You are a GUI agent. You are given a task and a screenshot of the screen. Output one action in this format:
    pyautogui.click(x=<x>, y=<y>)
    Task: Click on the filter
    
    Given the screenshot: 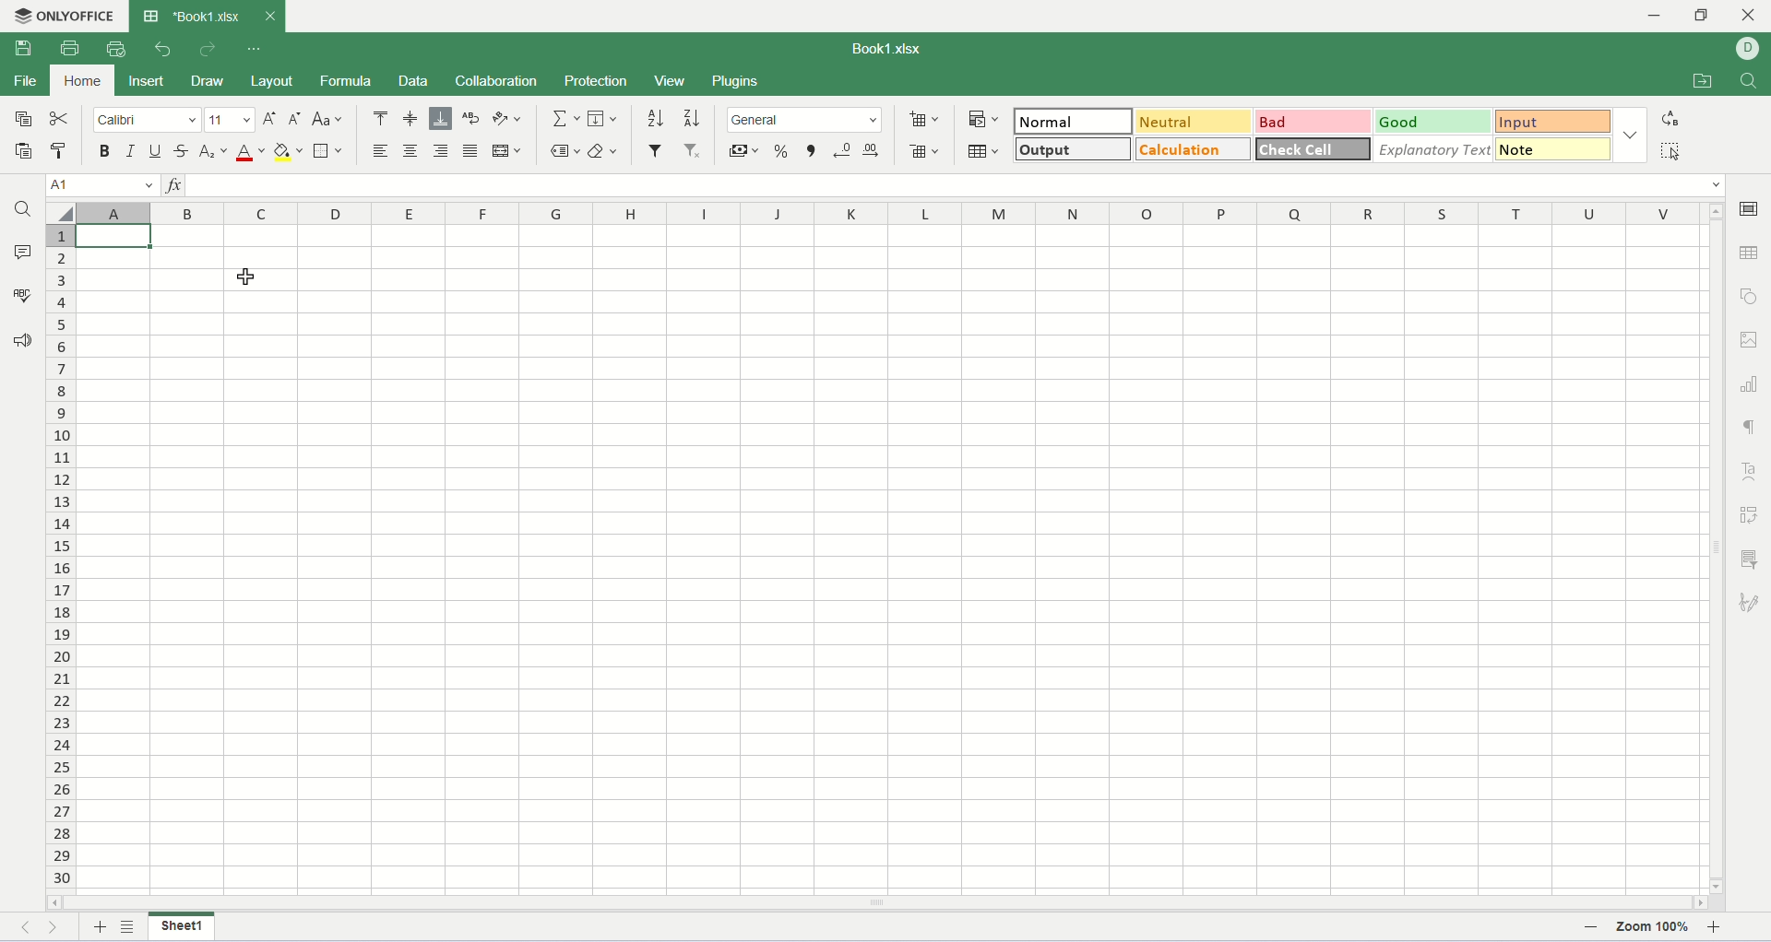 What is the action you would take?
    pyautogui.click(x=658, y=150)
    